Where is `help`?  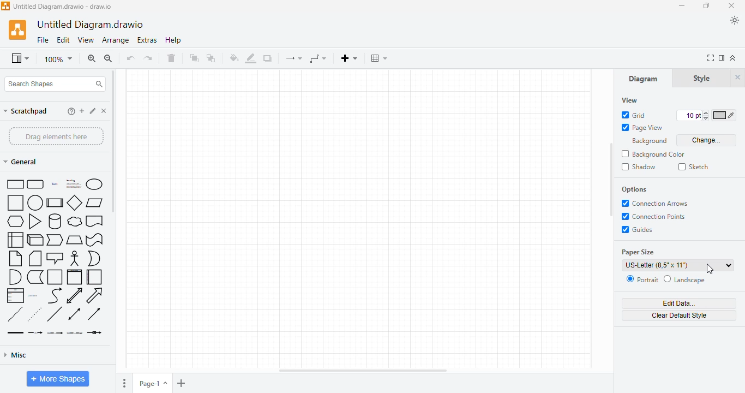
help is located at coordinates (173, 40).